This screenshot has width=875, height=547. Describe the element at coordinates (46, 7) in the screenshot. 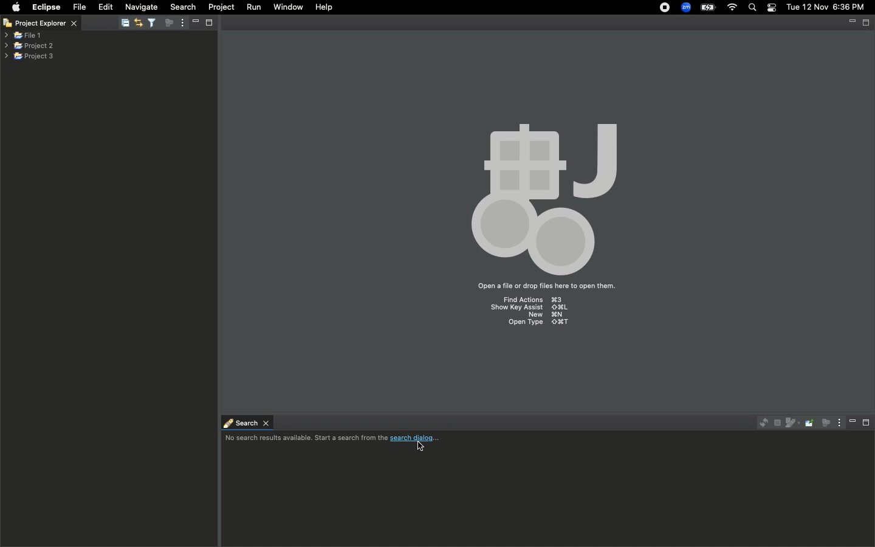

I see `Eclipse` at that location.